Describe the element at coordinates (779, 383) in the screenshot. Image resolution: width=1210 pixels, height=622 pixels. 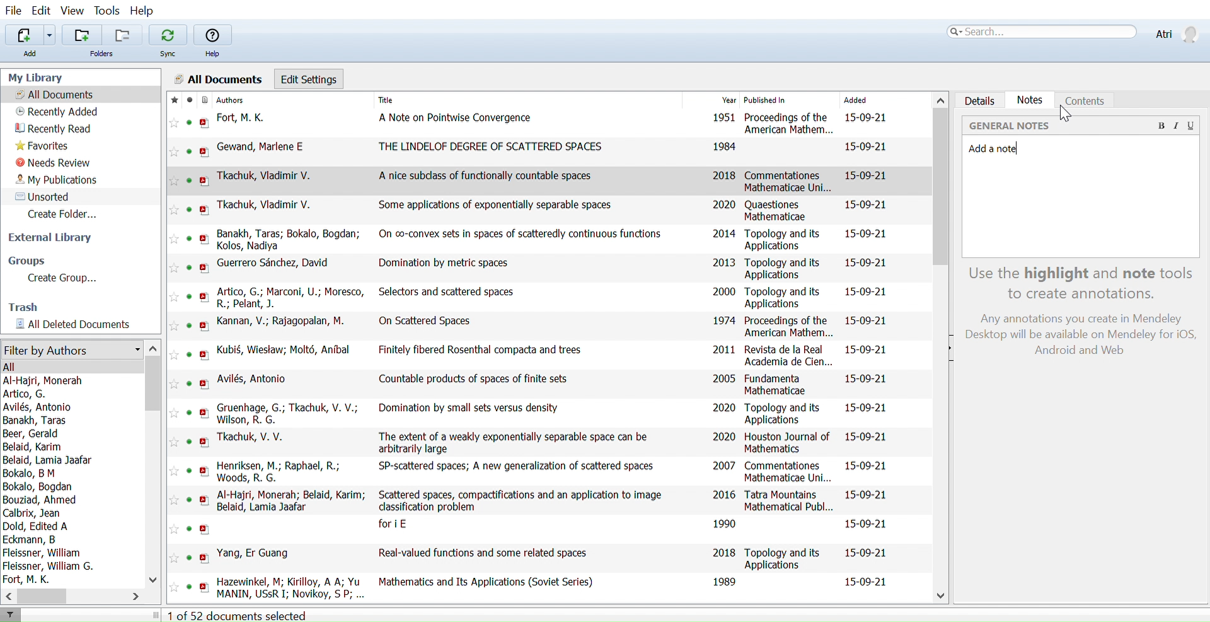
I see `Fundamenta Mathematicae` at that location.